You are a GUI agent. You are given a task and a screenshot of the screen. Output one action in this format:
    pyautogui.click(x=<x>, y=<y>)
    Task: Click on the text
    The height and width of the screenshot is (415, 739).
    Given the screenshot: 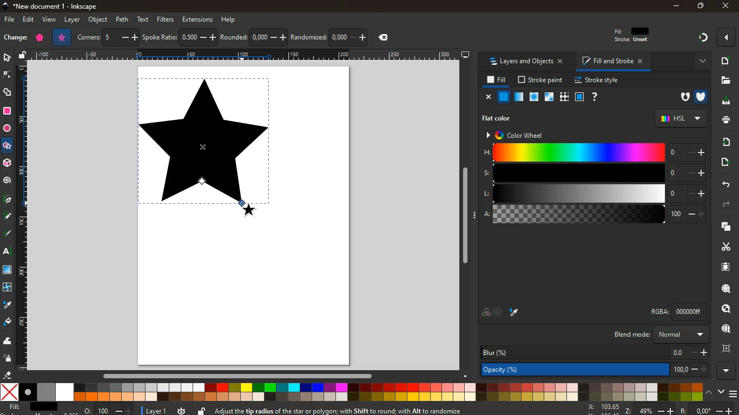 What is the action you would take?
    pyautogui.click(x=8, y=251)
    